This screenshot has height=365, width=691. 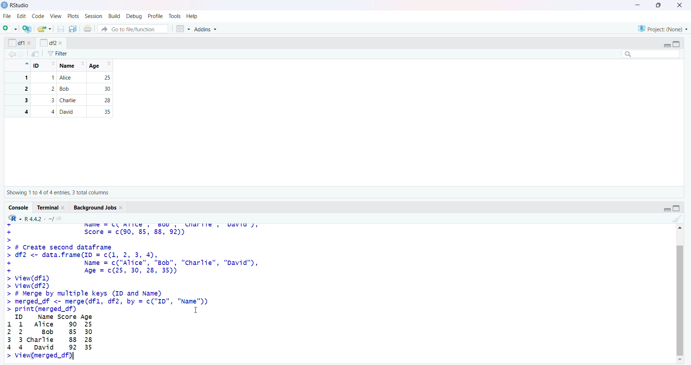 What do you see at coordinates (196, 310) in the screenshot?
I see `cursor` at bounding box center [196, 310].